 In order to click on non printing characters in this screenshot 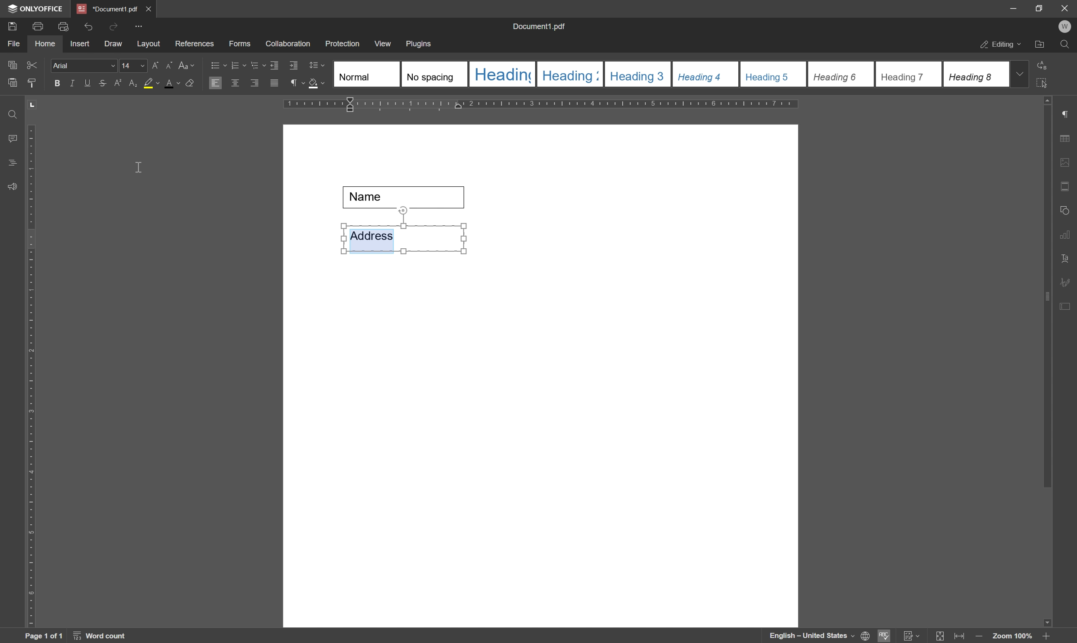, I will do `click(296, 84)`.